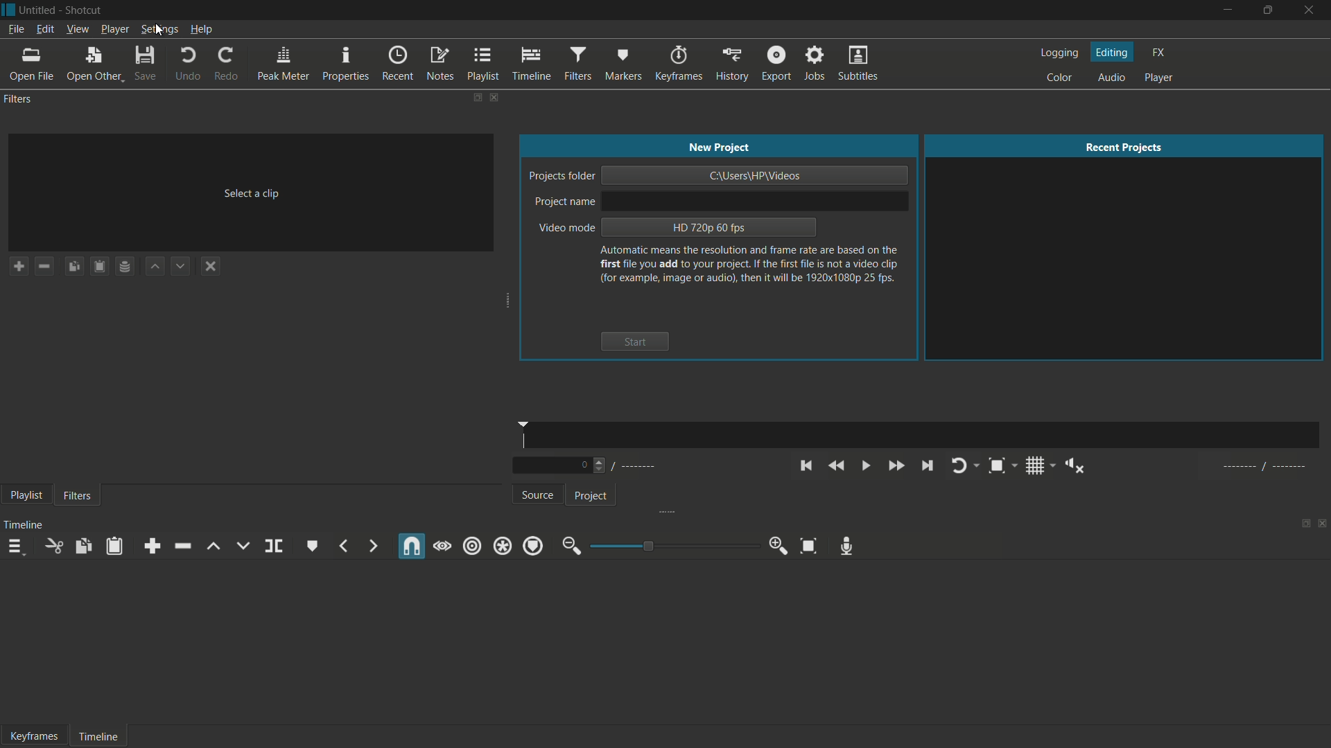 This screenshot has height=748, width=1331. I want to click on change layout, so click(472, 96).